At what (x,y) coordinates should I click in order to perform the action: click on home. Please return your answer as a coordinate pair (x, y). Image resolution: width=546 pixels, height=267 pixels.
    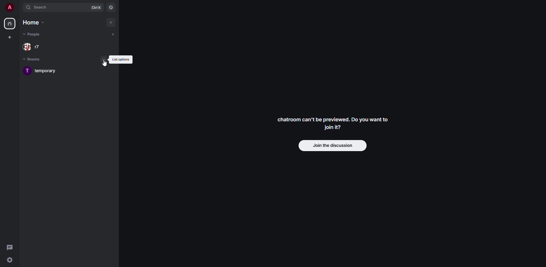
    Looking at the image, I should click on (9, 24).